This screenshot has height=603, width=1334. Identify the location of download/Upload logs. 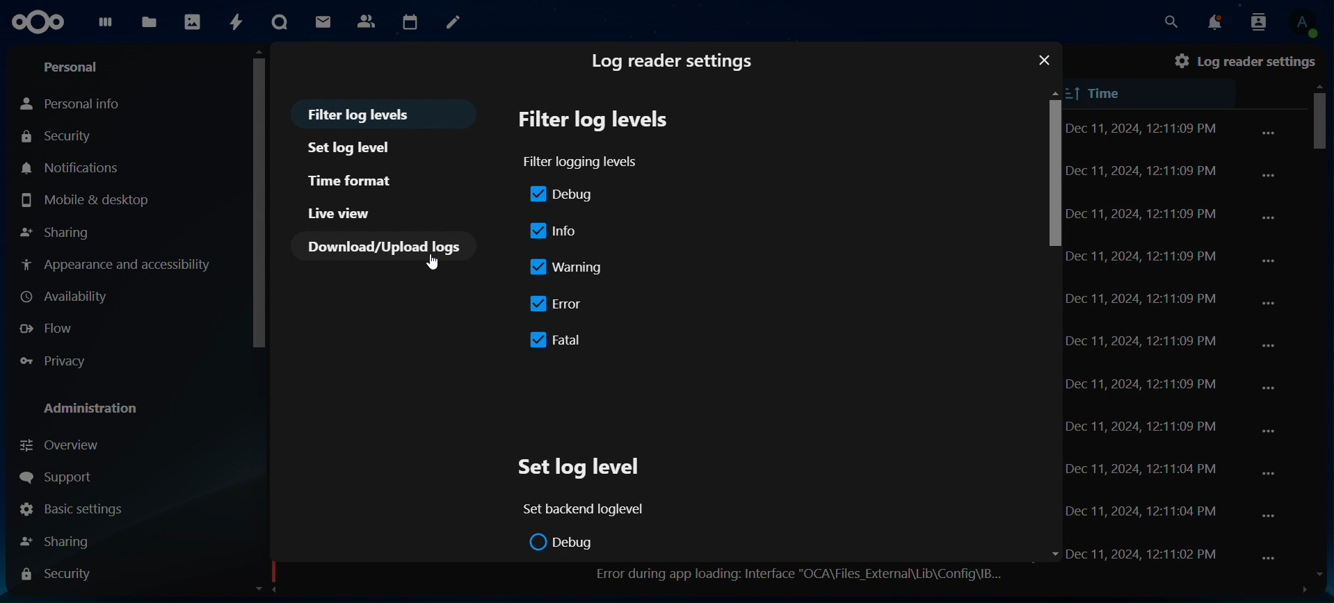
(386, 247).